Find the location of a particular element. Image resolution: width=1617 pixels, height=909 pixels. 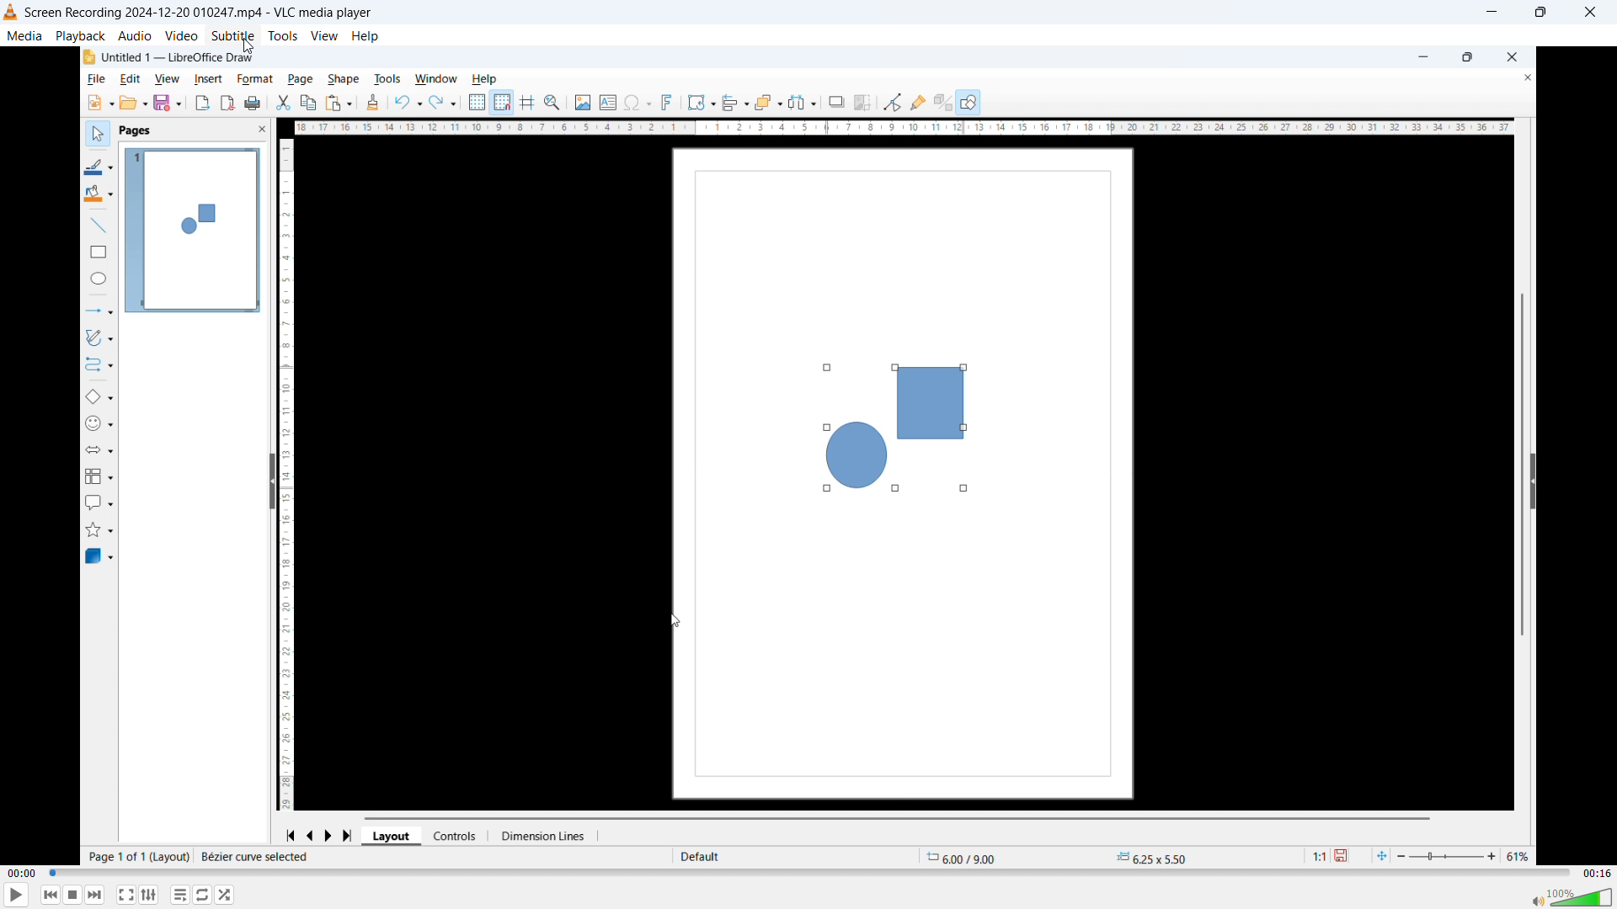

cut is located at coordinates (284, 103).